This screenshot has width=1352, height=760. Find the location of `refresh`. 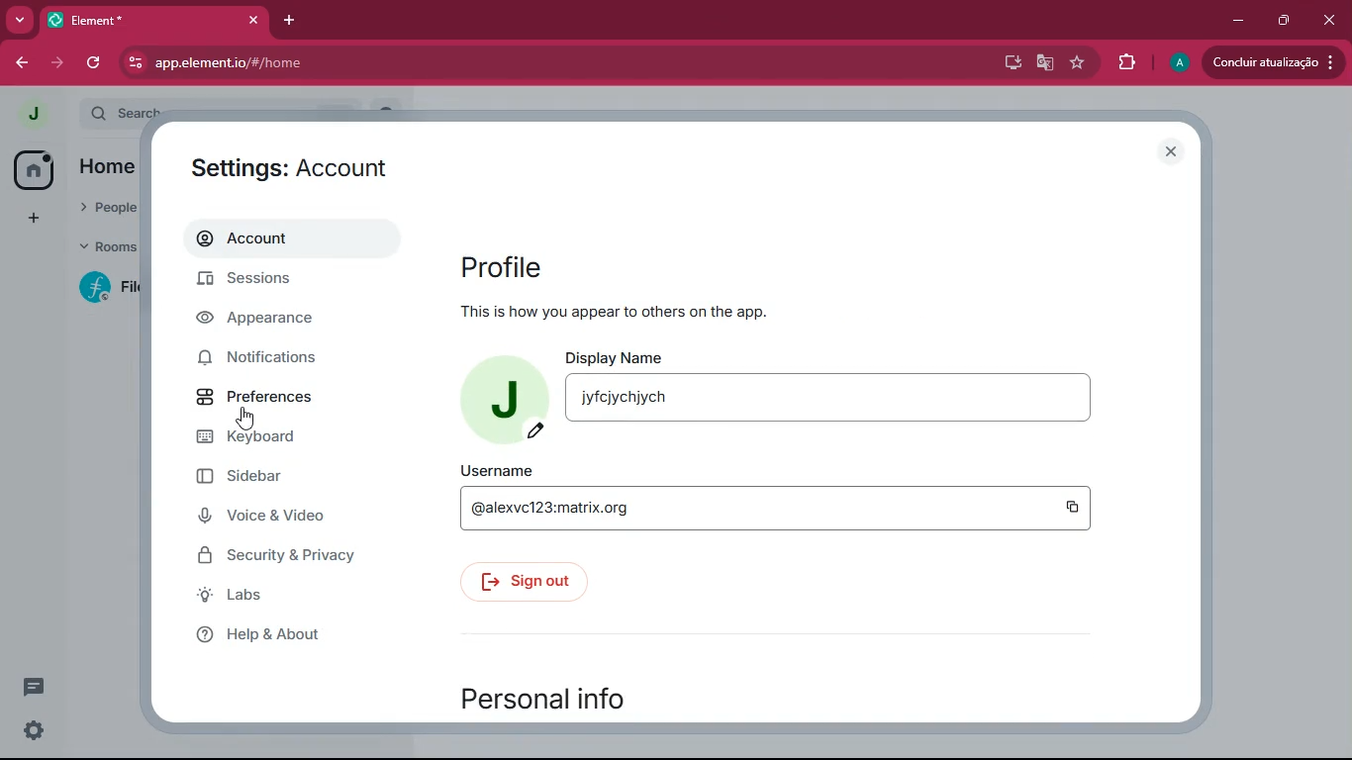

refresh is located at coordinates (96, 62).